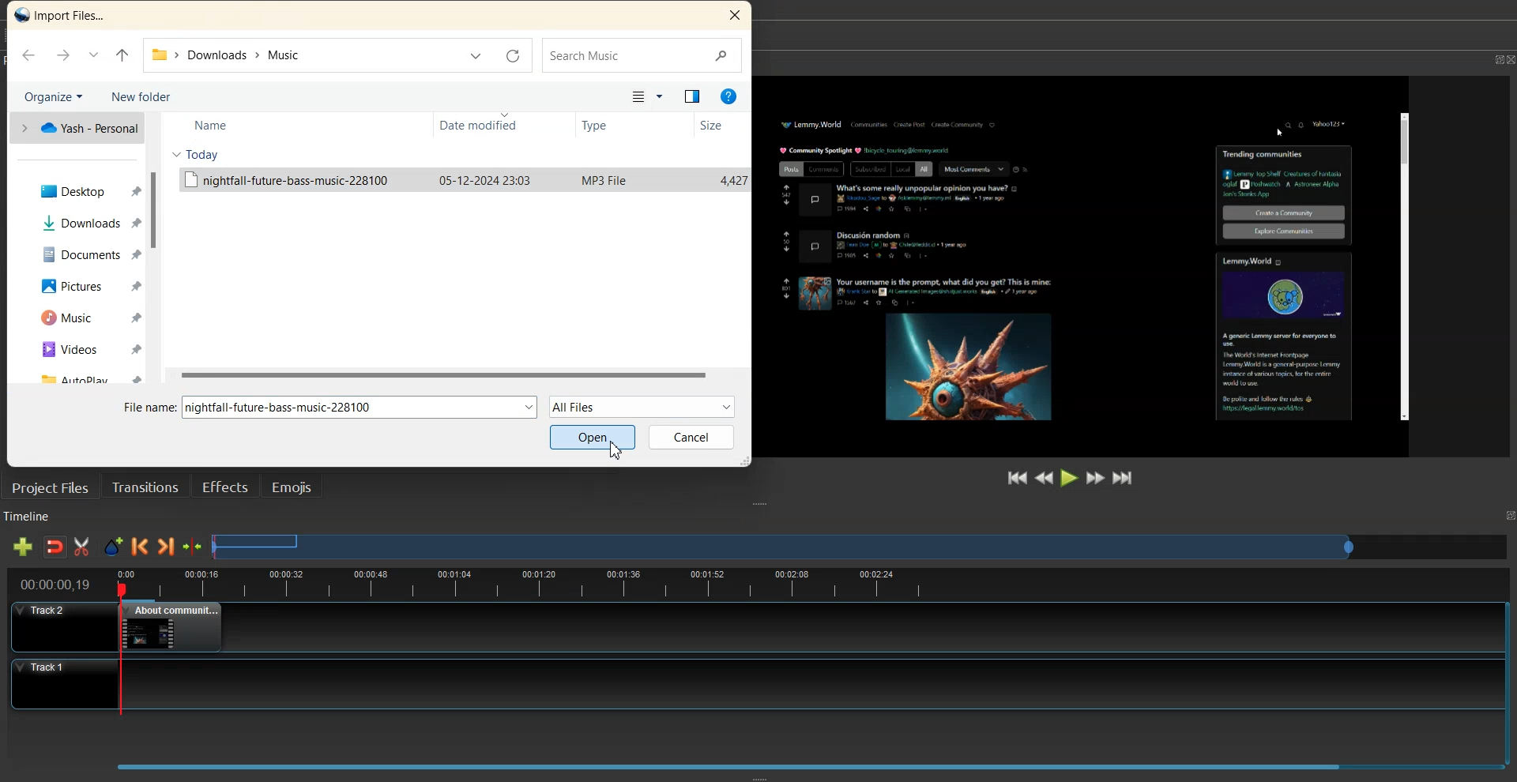 The width and height of the screenshot is (1517, 782). Describe the element at coordinates (642, 406) in the screenshot. I see `All Files` at that location.